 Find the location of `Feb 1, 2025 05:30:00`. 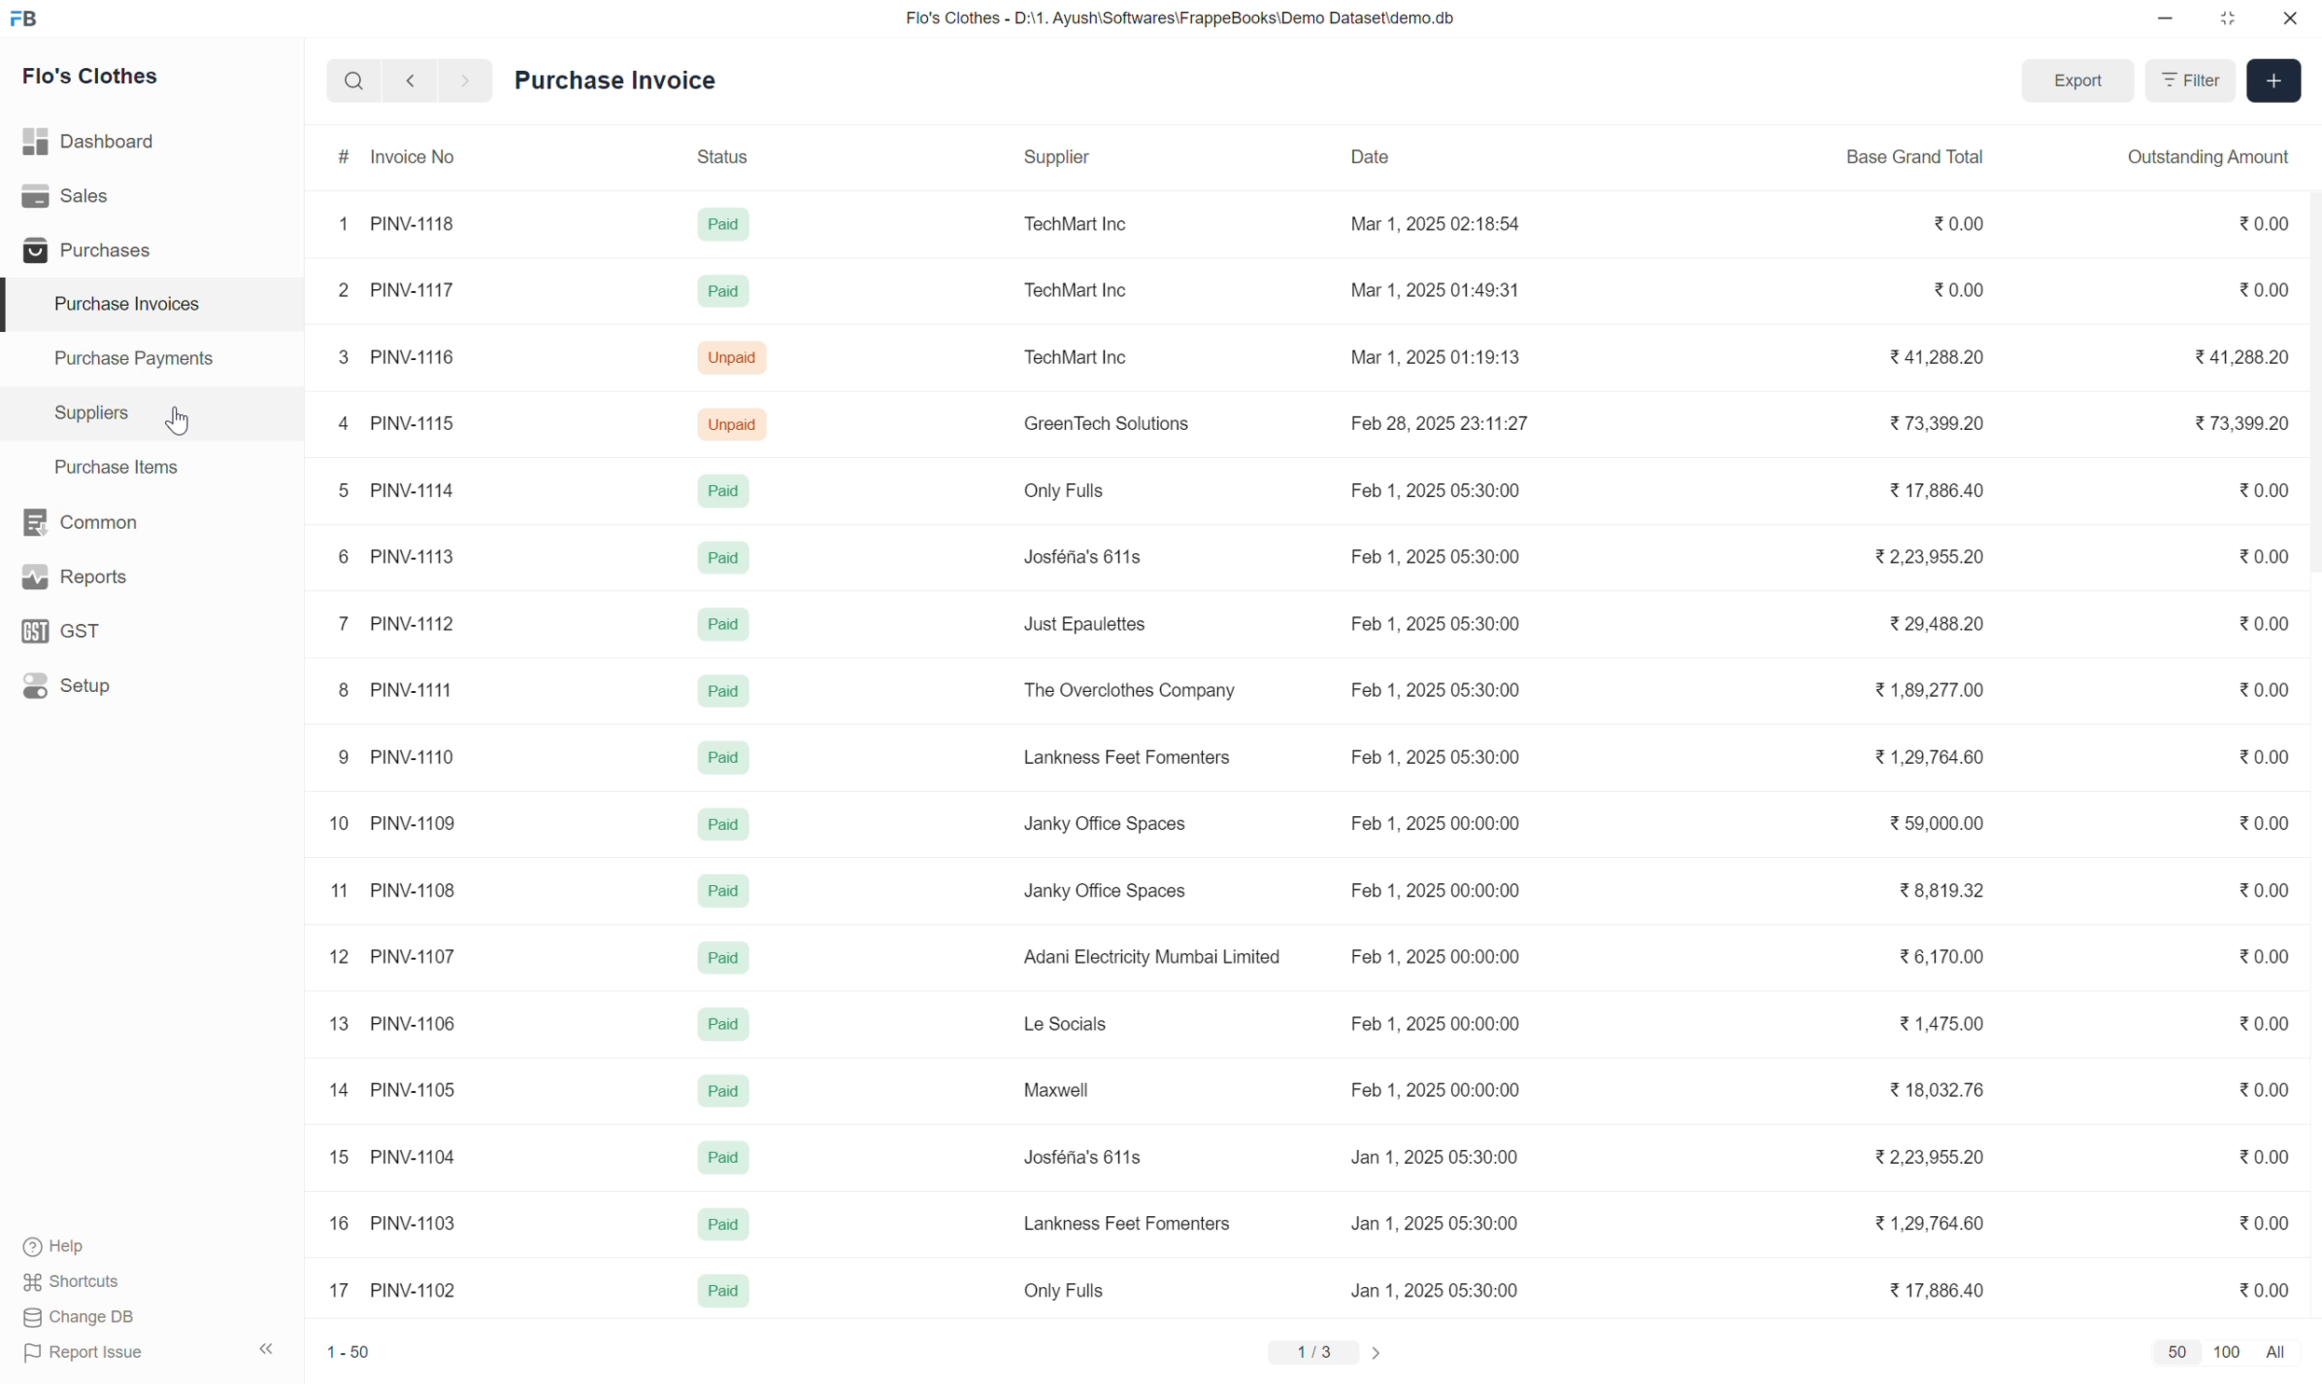

Feb 1, 2025 05:30:00 is located at coordinates (1444, 689).